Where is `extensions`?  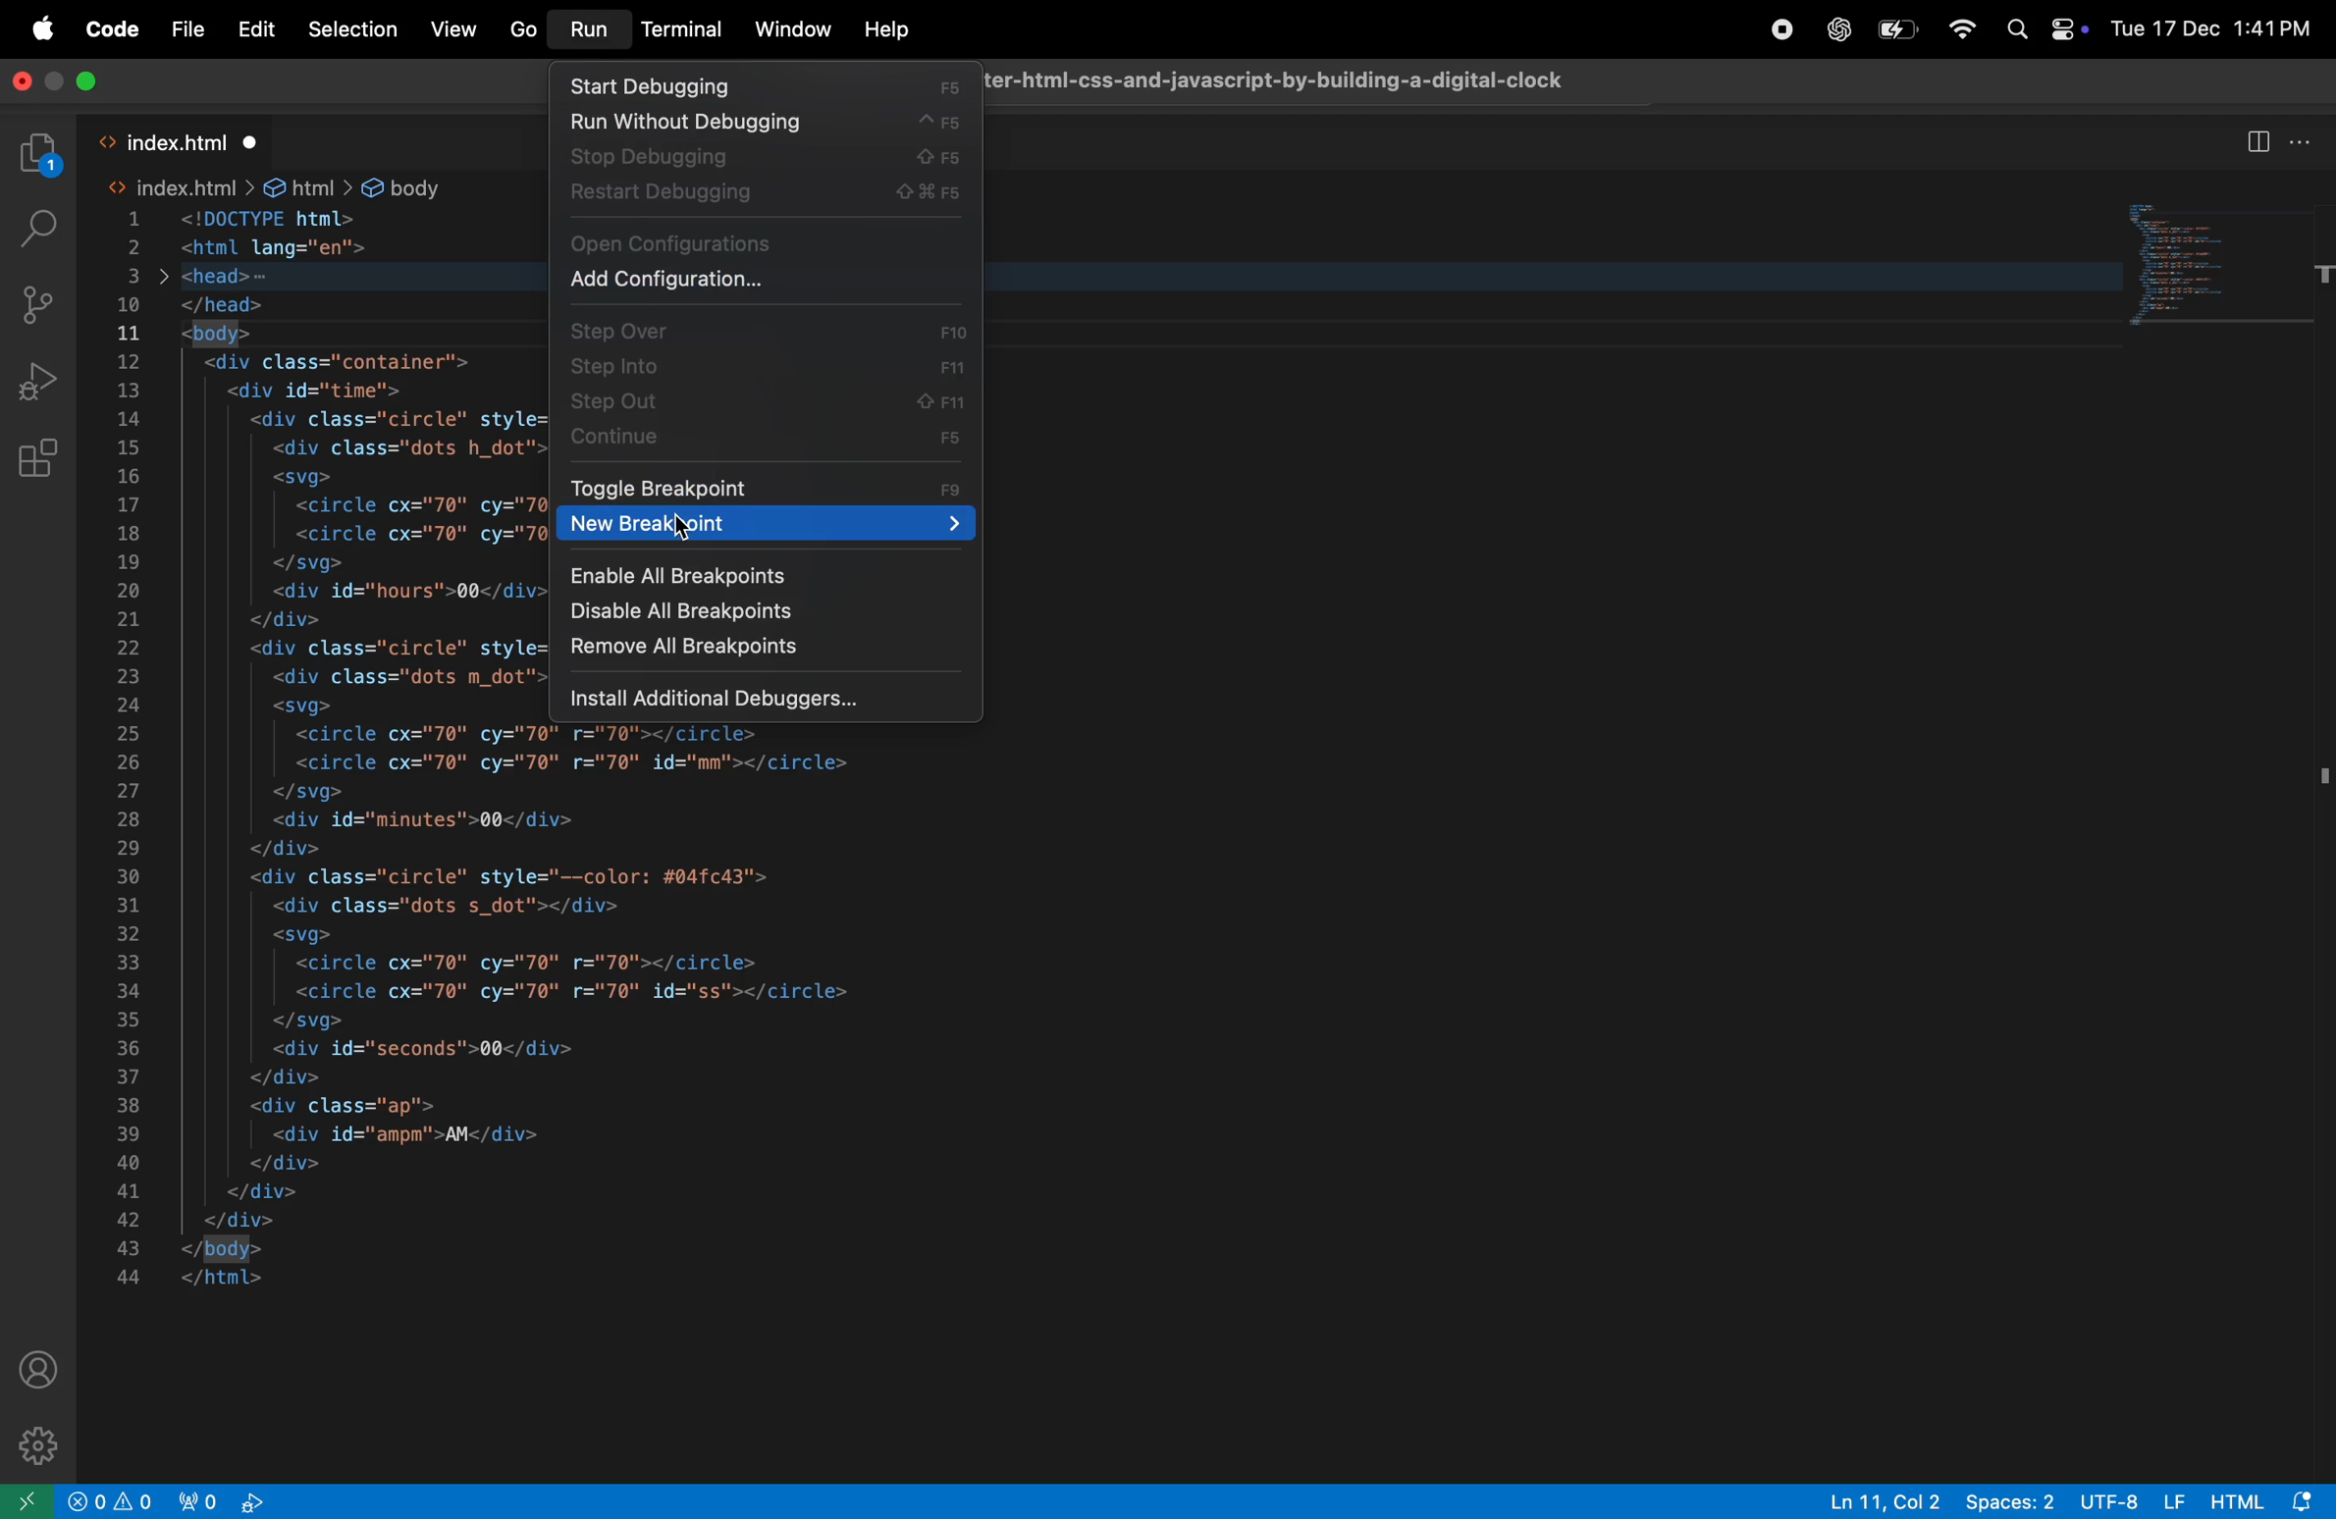 extensions is located at coordinates (40, 455).